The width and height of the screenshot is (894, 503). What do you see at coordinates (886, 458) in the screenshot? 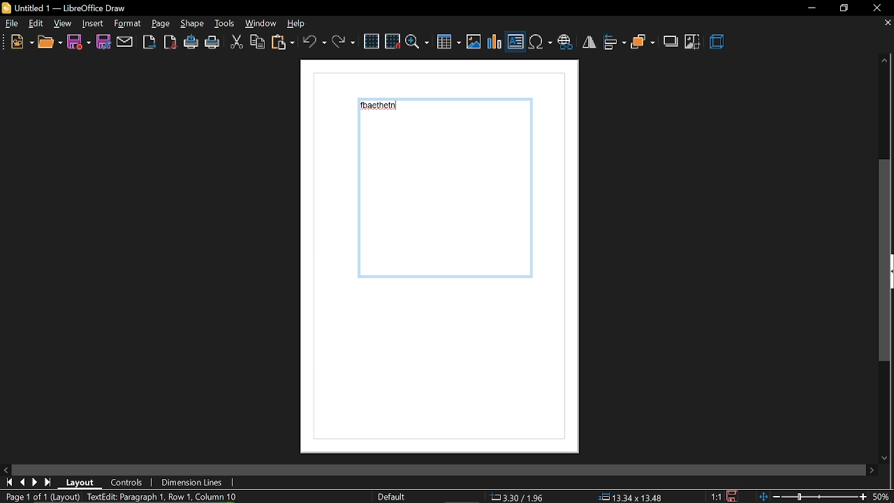
I see `Move down` at bounding box center [886, 458].